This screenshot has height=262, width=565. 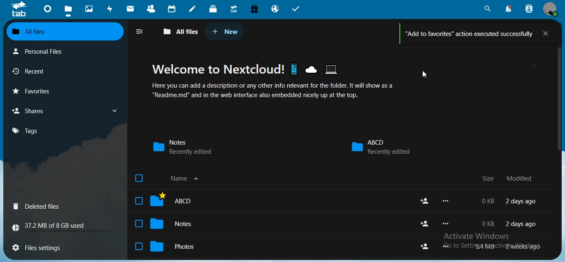 What do you see at coordinates (110, 8) in the screenshot?
I see `activity` at bounding box center [110, 8].